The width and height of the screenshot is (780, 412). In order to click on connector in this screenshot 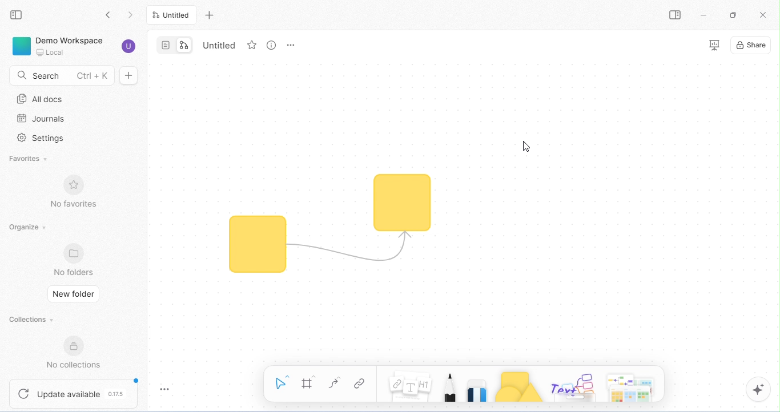, I will do `click(351, 250)`.